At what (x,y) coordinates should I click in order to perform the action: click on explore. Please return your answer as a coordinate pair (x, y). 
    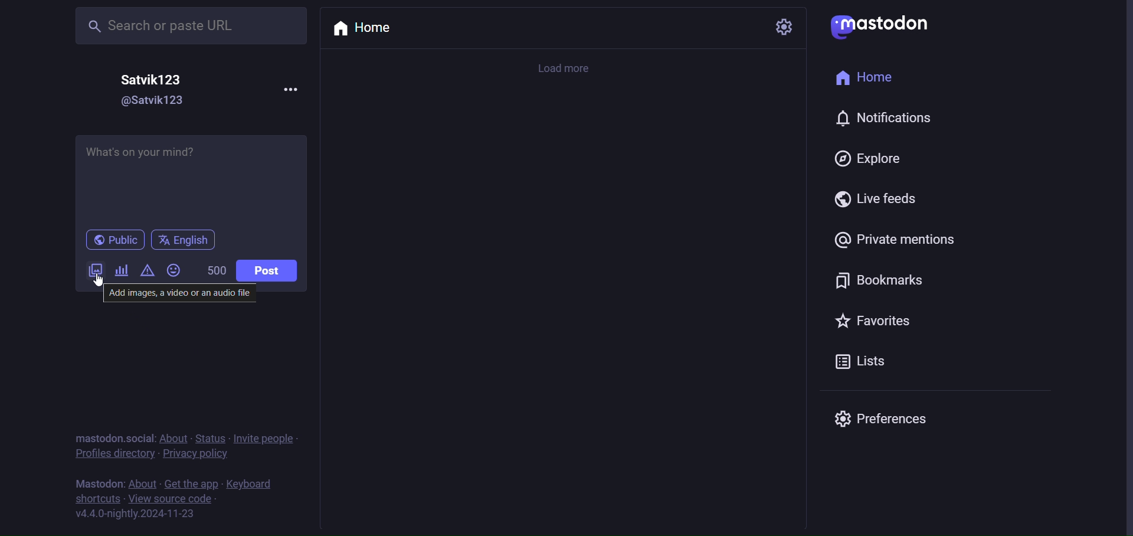
    Looking at the image, I should click on (865, 159).